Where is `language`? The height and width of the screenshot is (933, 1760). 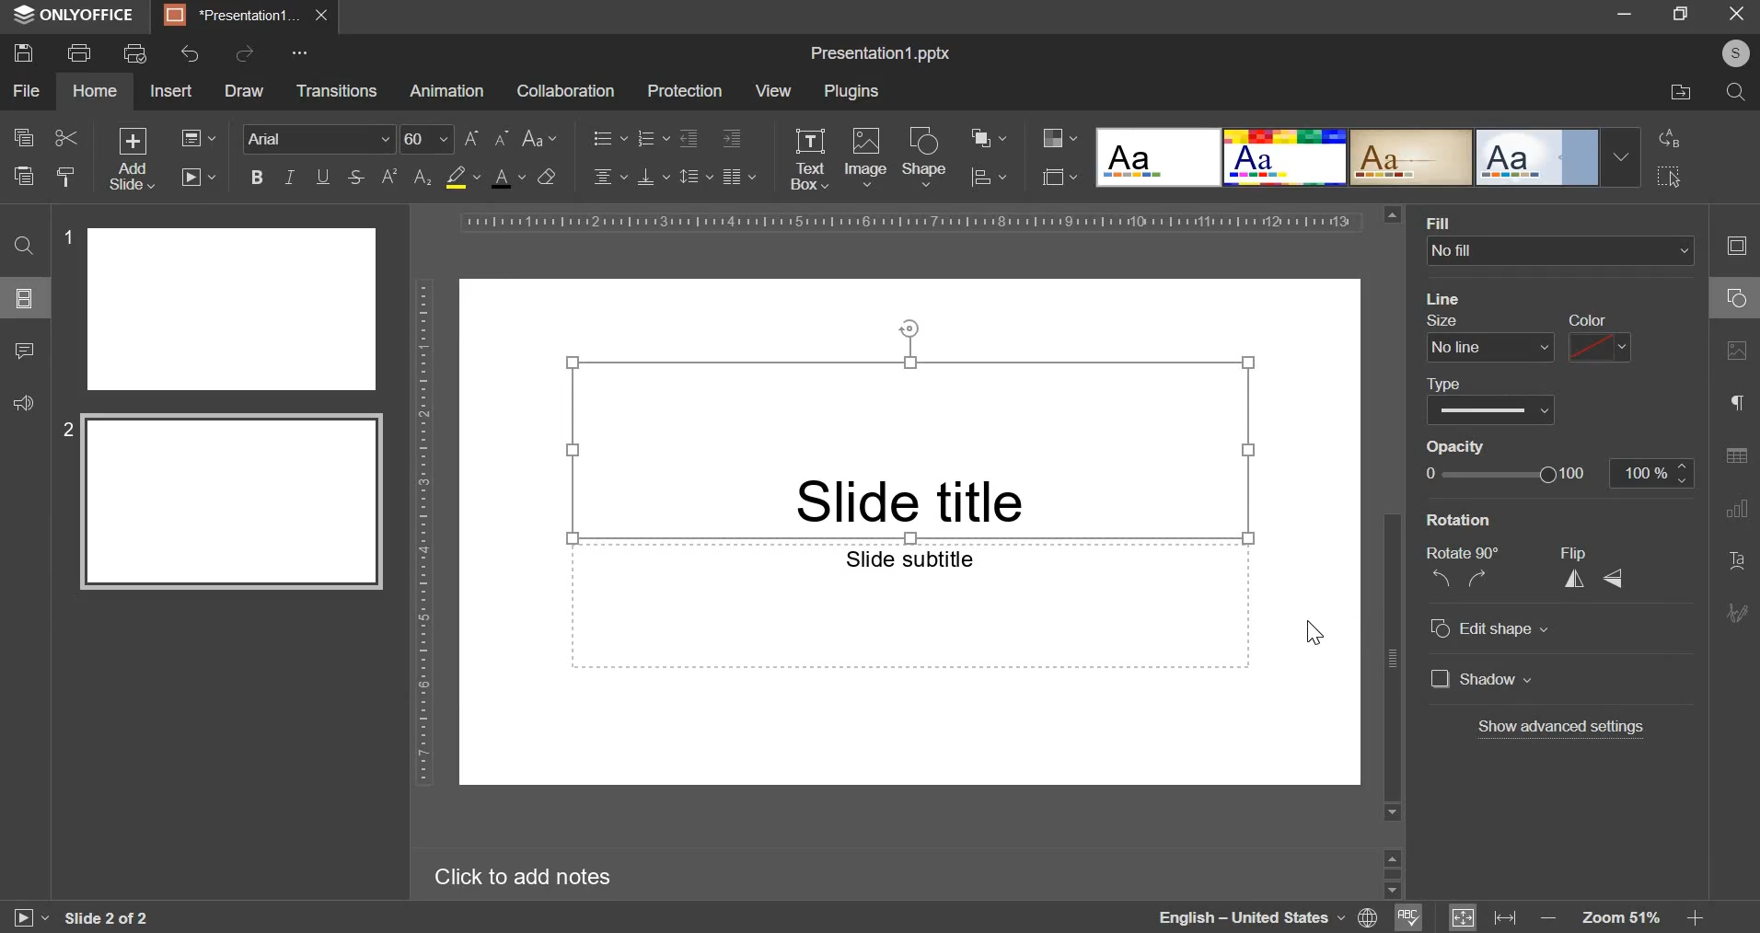 language is located at coordinates (1250, 917).